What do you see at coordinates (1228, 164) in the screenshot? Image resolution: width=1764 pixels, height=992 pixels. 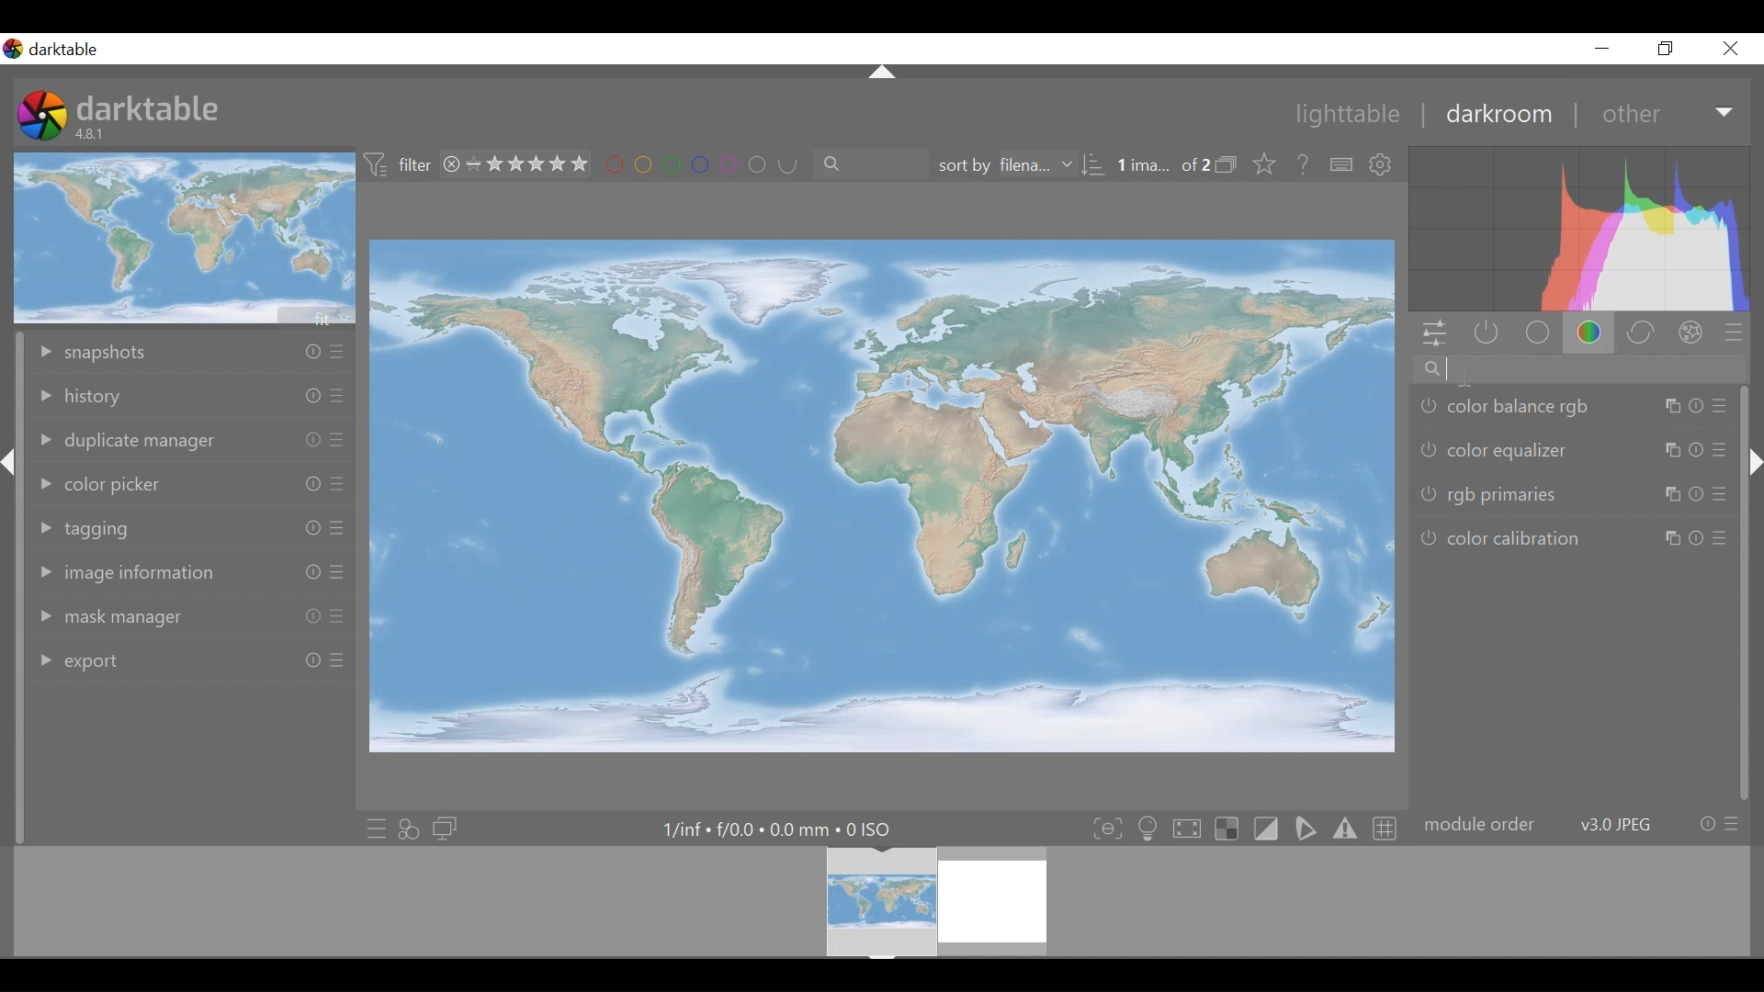 I see `collapse grouped image` at bounding box center [1228, 164].